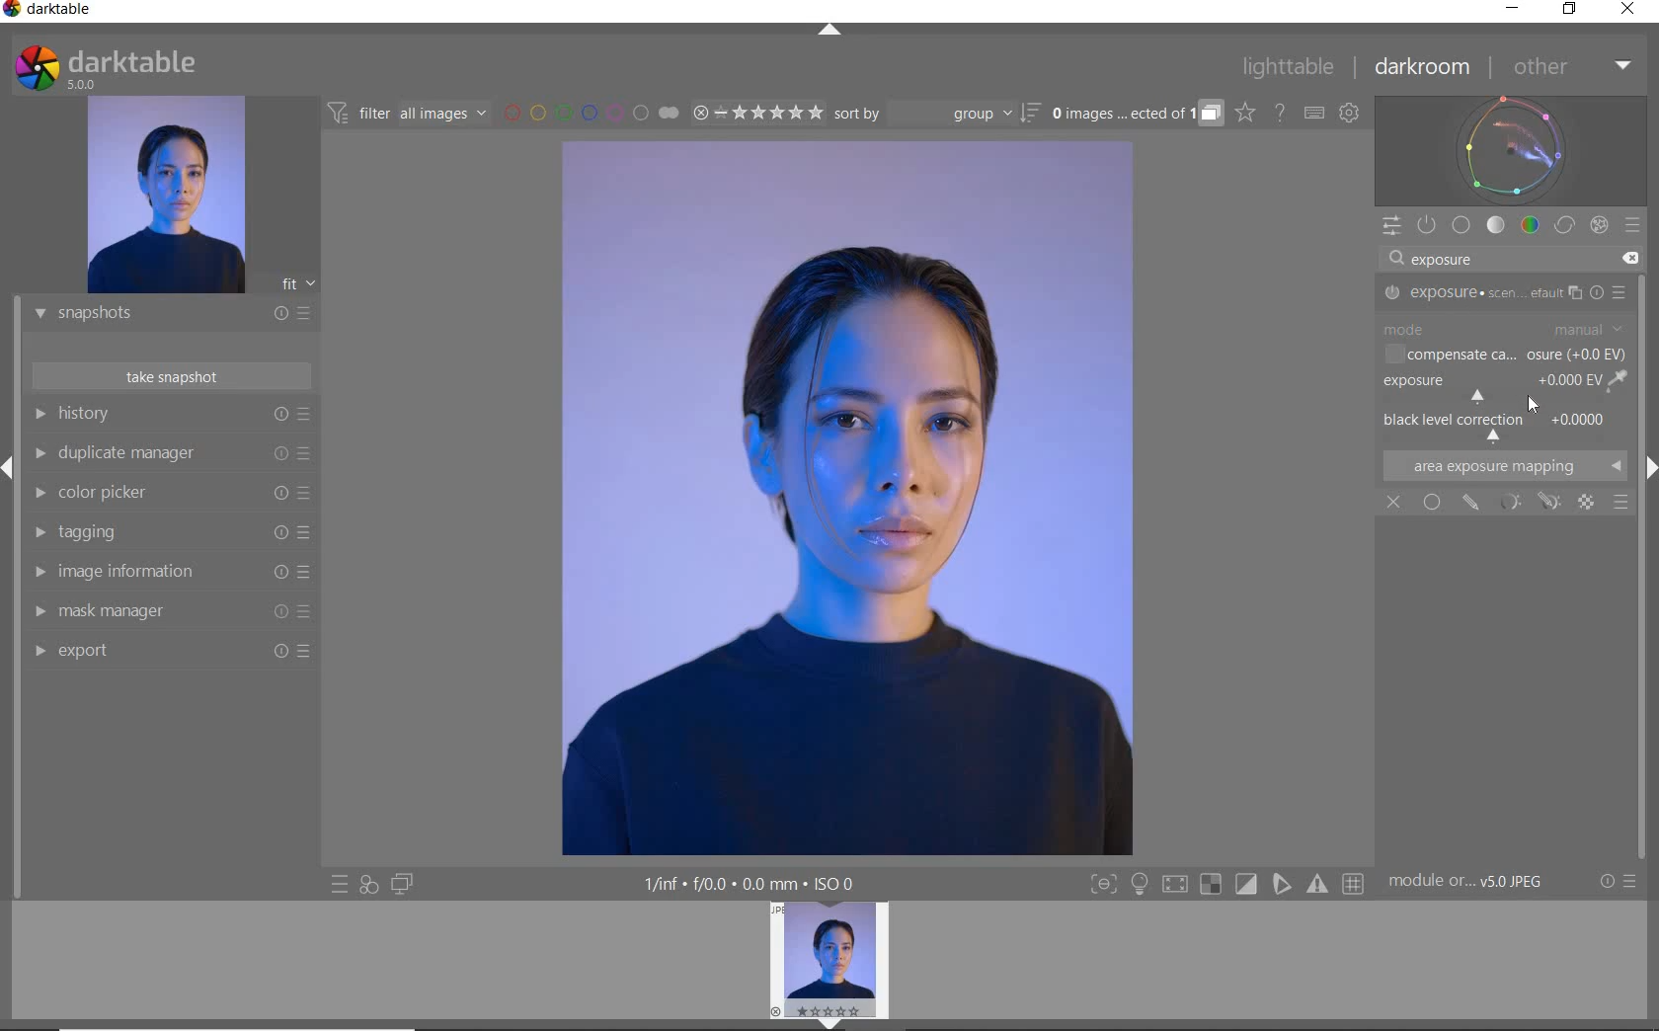 The height and width of the screenshot is (1031, 1659). I want to click on INPUT VALUE, so click(1445, 262).